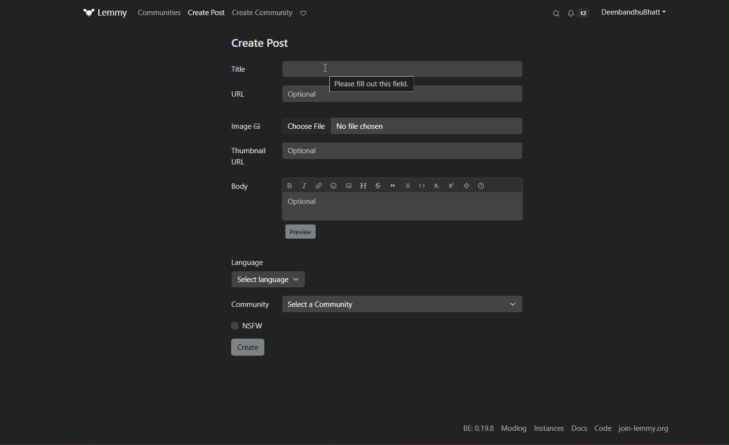 This screenshot has height=445, width=729. I want to click on list, so click(406, 184).